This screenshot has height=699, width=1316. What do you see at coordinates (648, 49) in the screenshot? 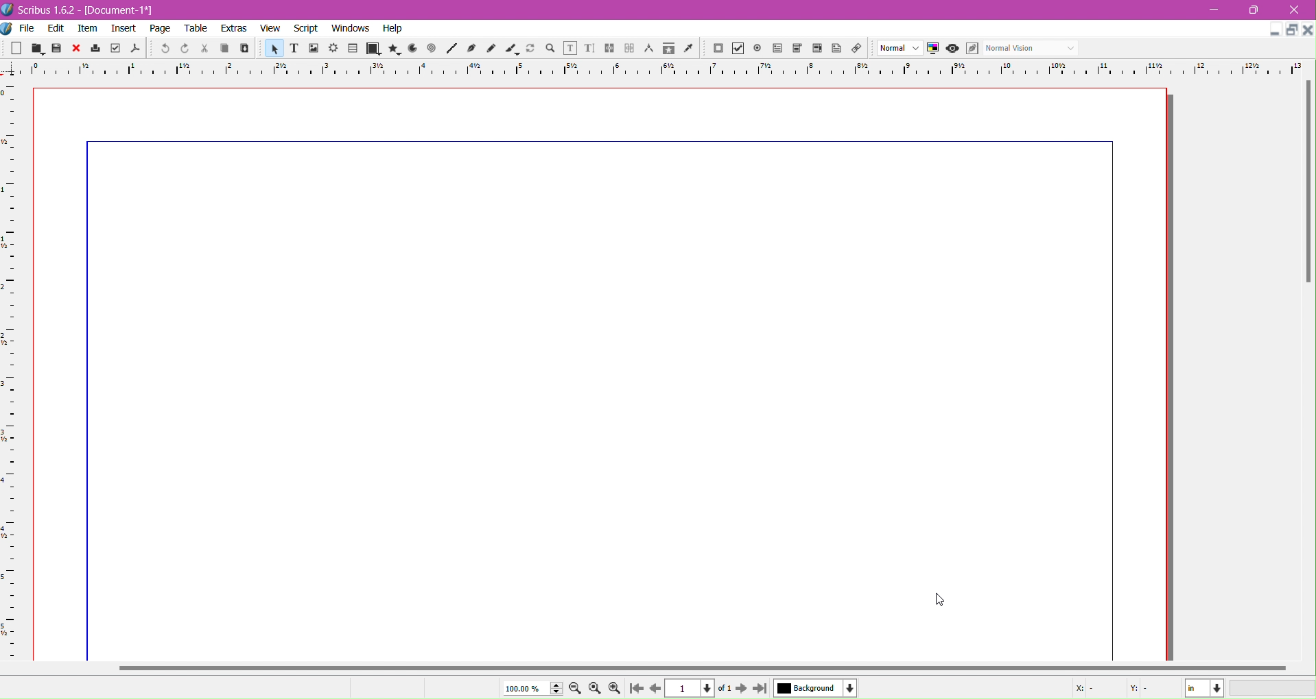
I see `measurements` at bounding box center [648, 49].